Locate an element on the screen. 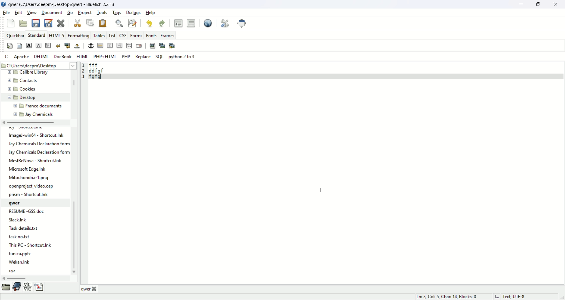  file browser is located at coordinates (6, 287).